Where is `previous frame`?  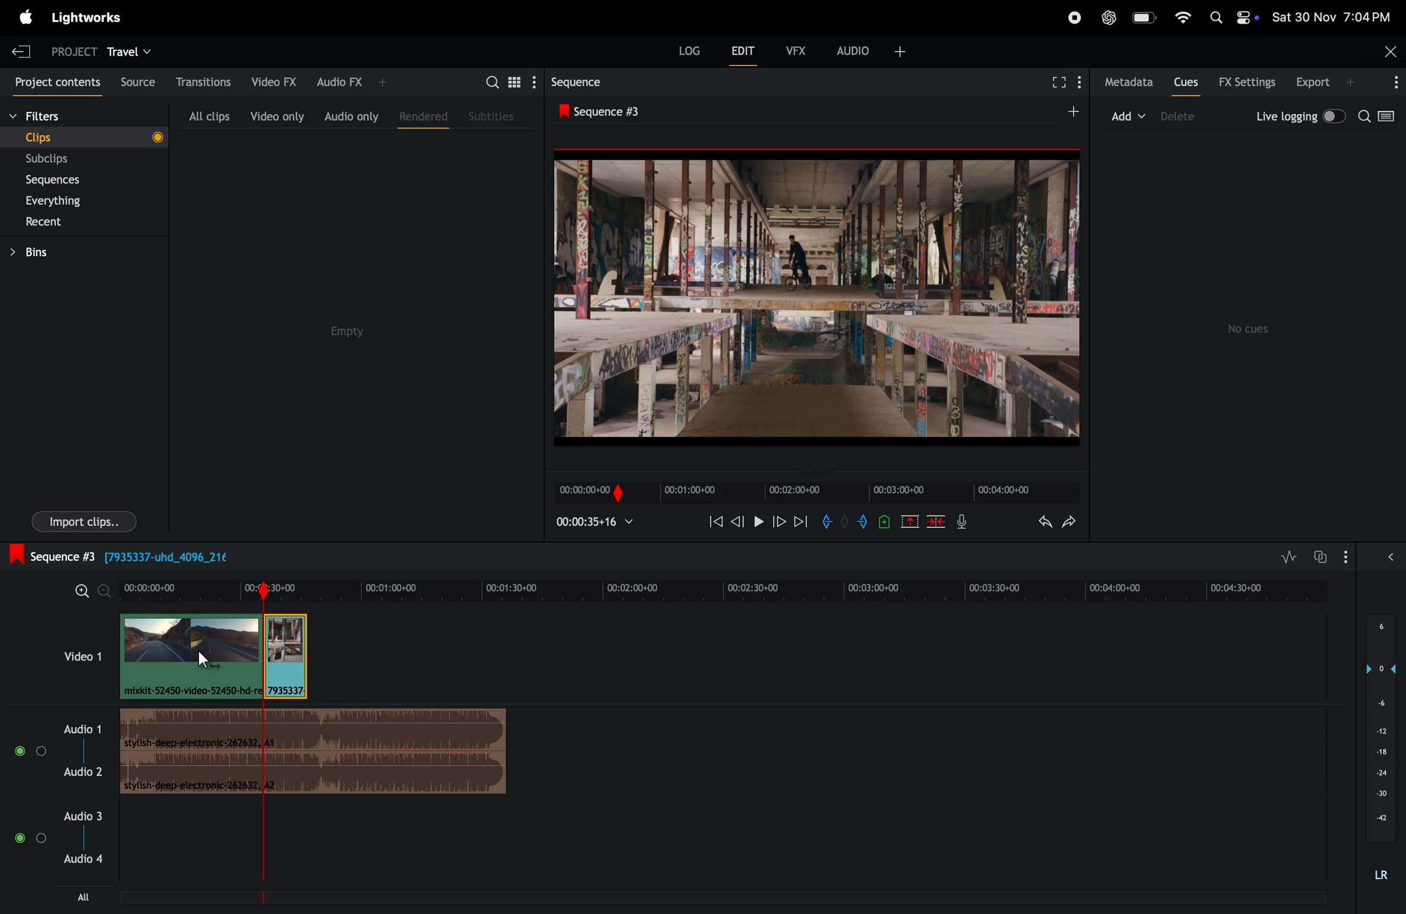
previous frame is located at coordinates (713, 521).